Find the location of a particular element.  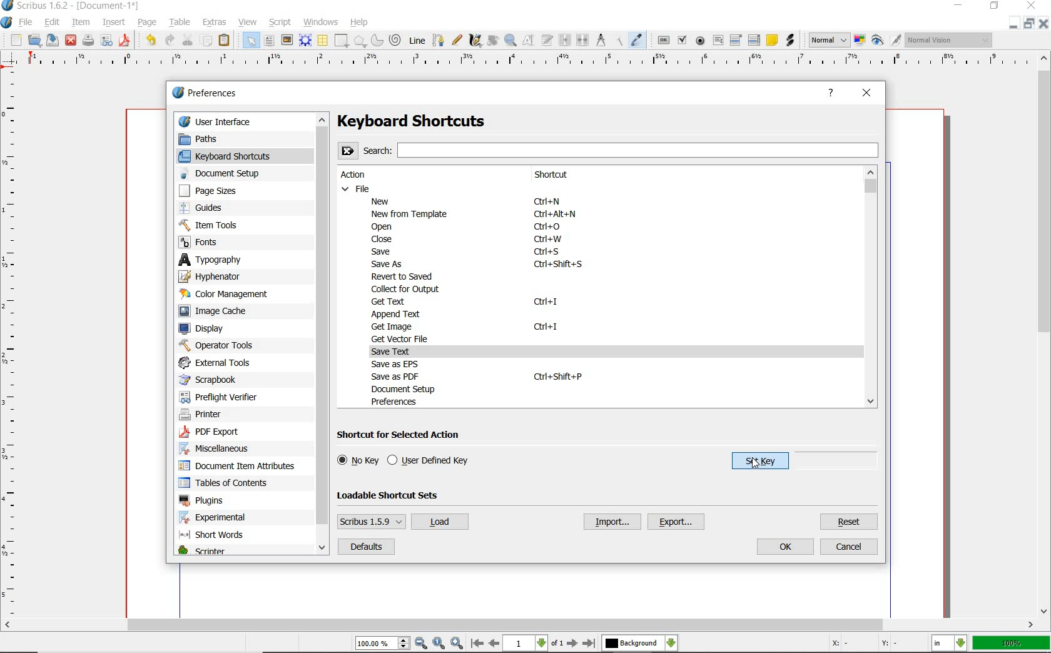

user interface is located at coordinates (245, 121).